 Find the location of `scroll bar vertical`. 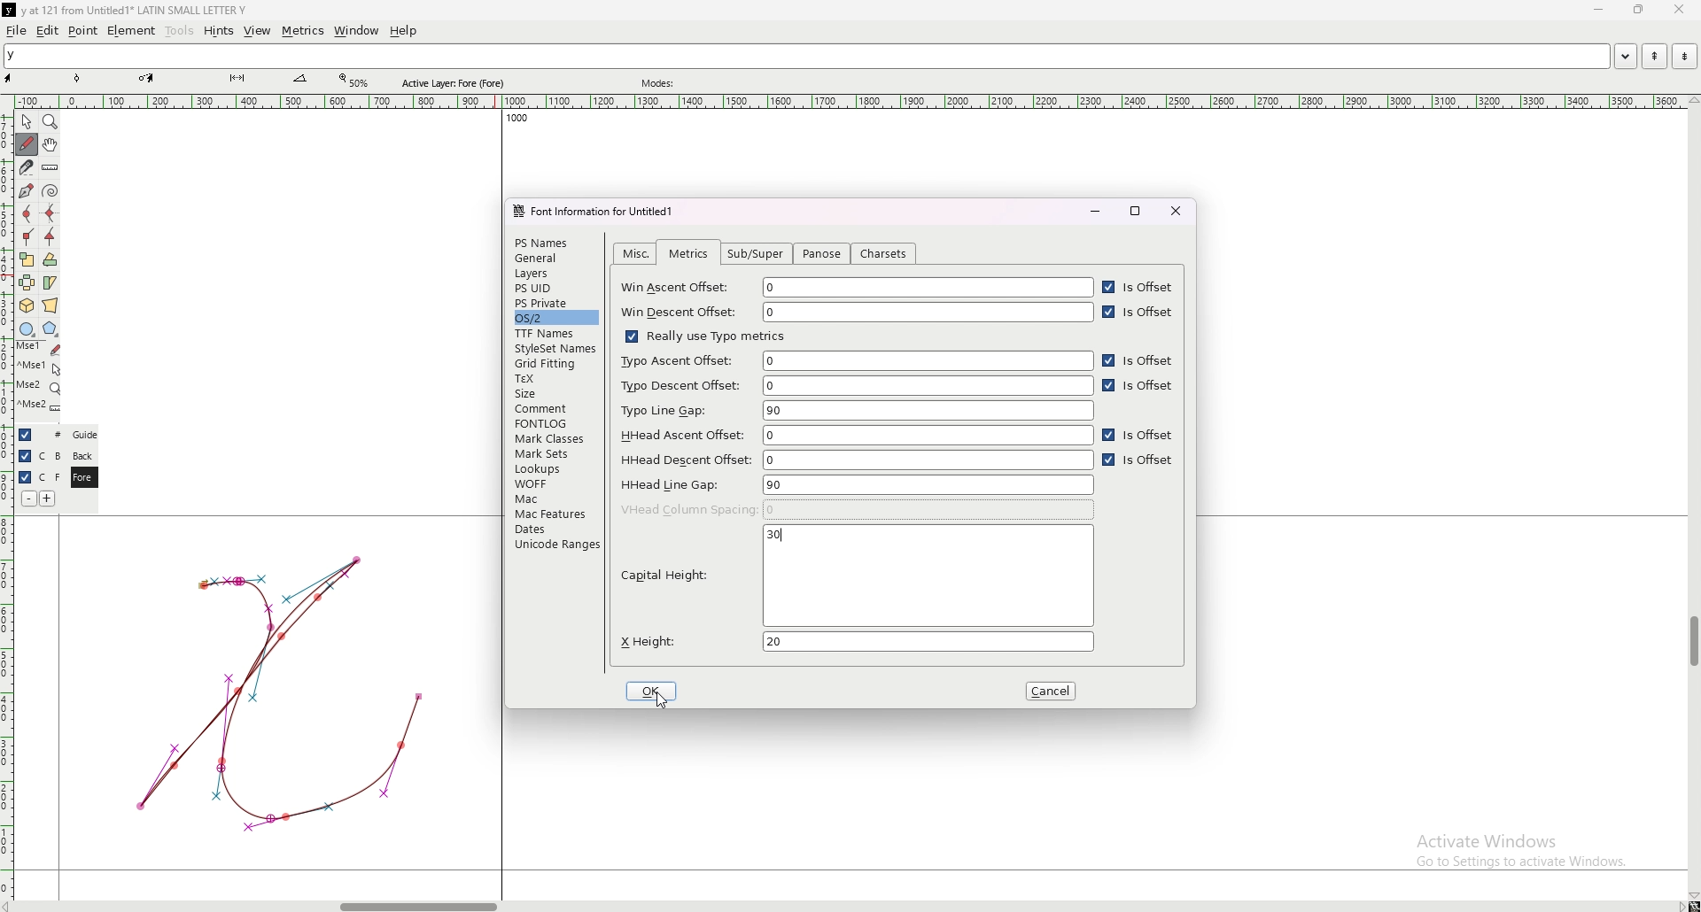

scroll bar vertical is located at coordinates (1693, 642).